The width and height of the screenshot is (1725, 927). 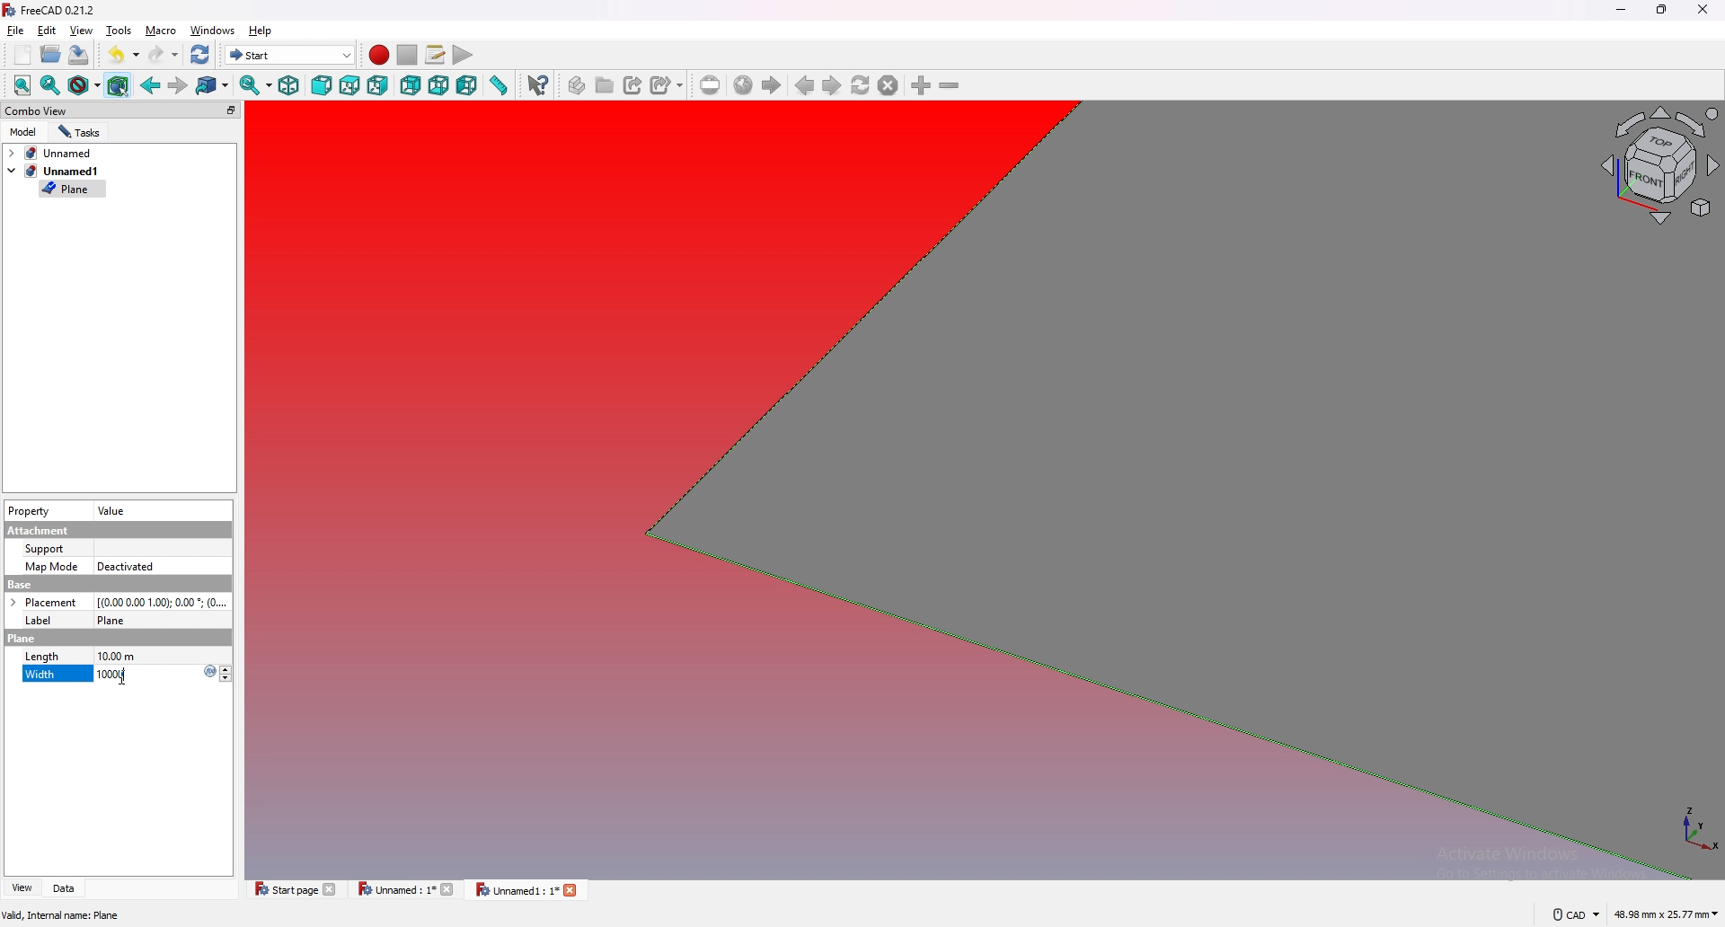 What do you see at coordinates (51, 10) in the screenshot?
I see `FreeCAD 0.21.2` at bounding box center [51, 10].